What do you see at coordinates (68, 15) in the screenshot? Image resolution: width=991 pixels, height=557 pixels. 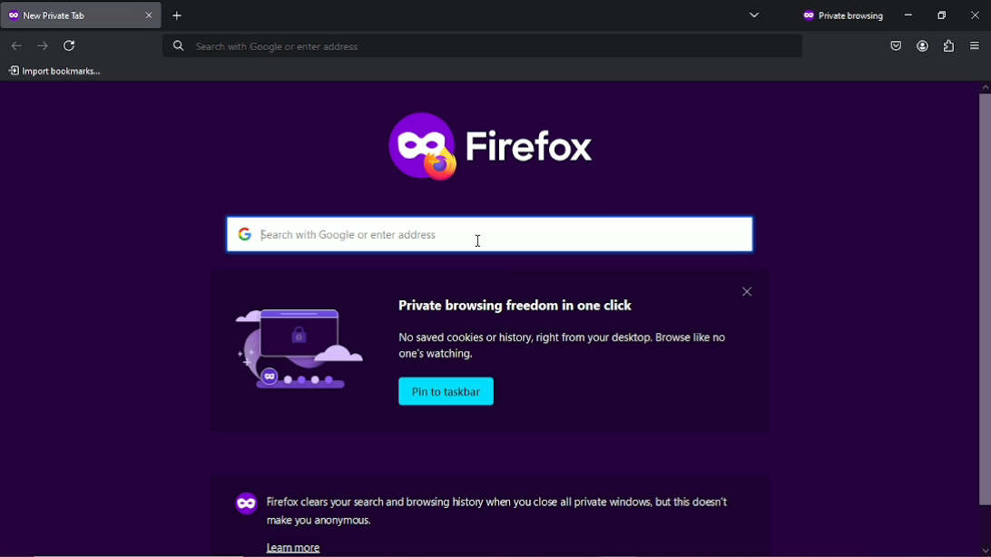 I see `New Private Tab` at bounding box center [68, 15].